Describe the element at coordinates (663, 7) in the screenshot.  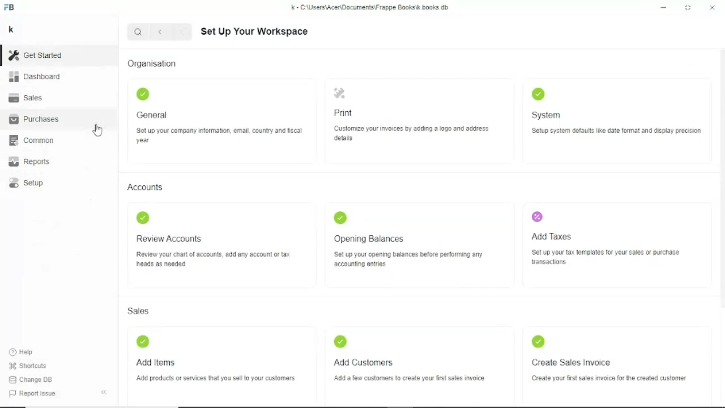
I see `Minimize` at that location.